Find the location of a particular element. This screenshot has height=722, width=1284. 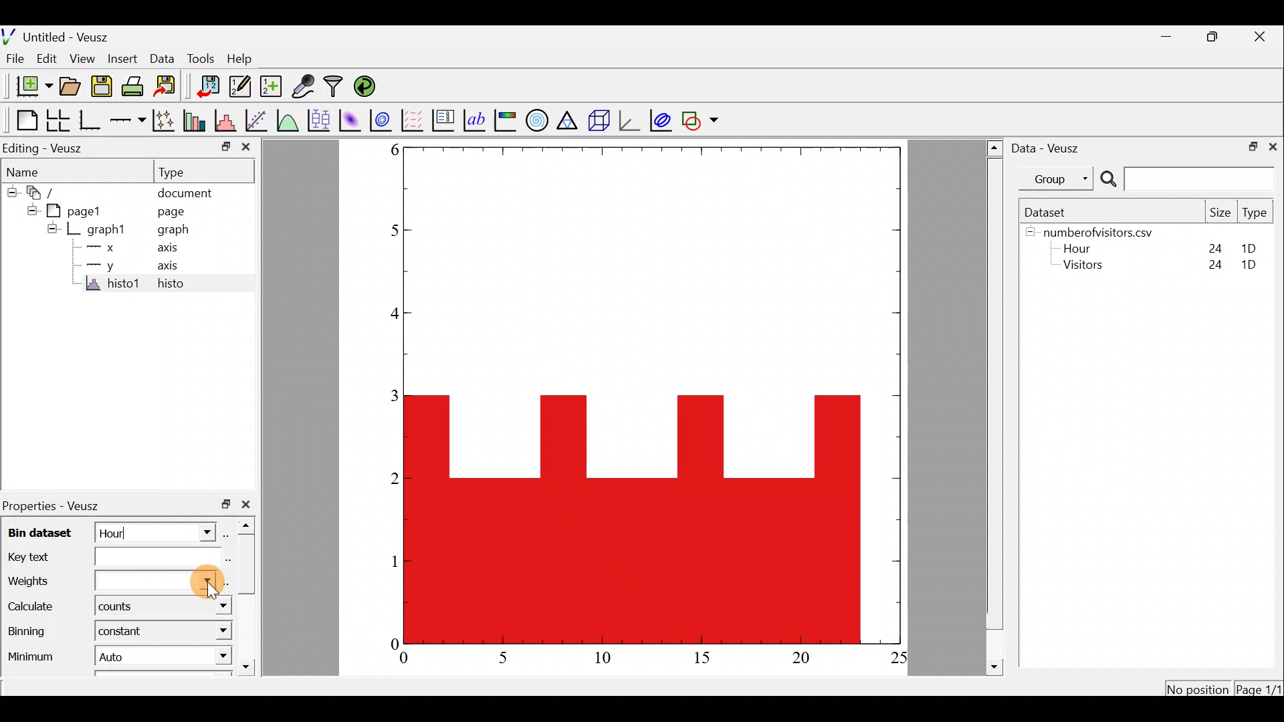

Binning dropdown is located at coordinates (201, 630).